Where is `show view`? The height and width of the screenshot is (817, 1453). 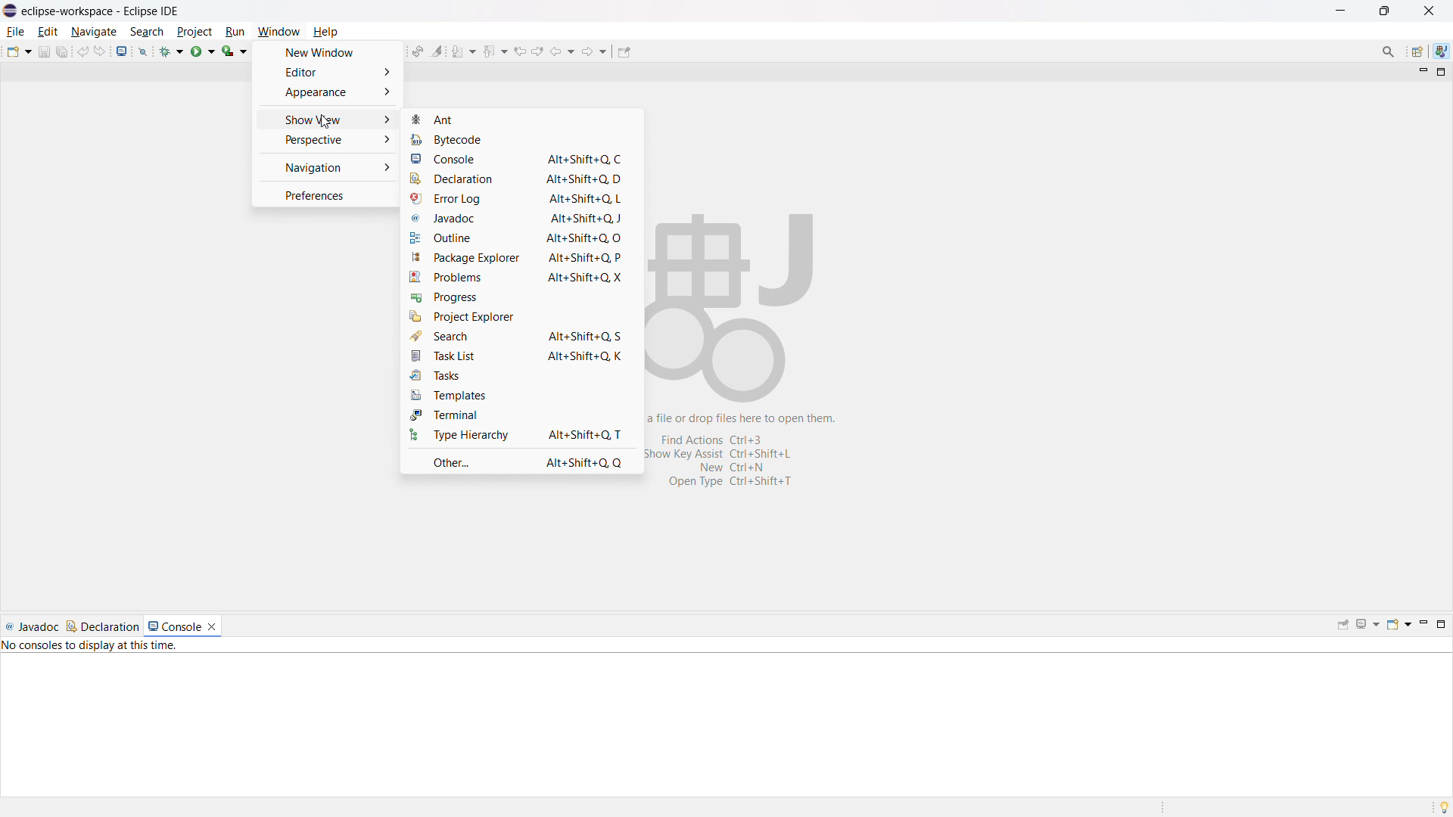 show view is located at coordinates (327, 118).